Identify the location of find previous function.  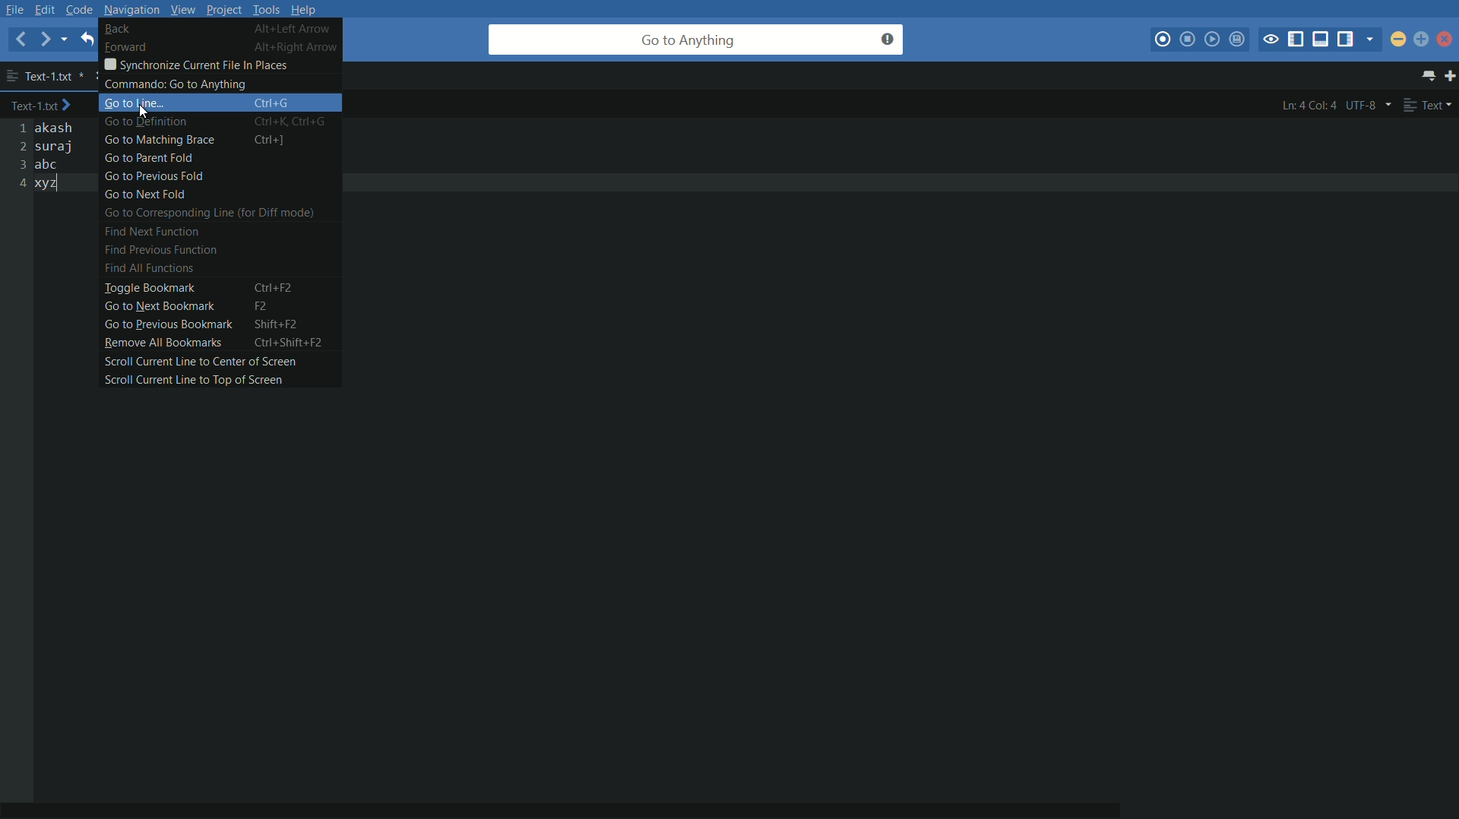
(157, 249).